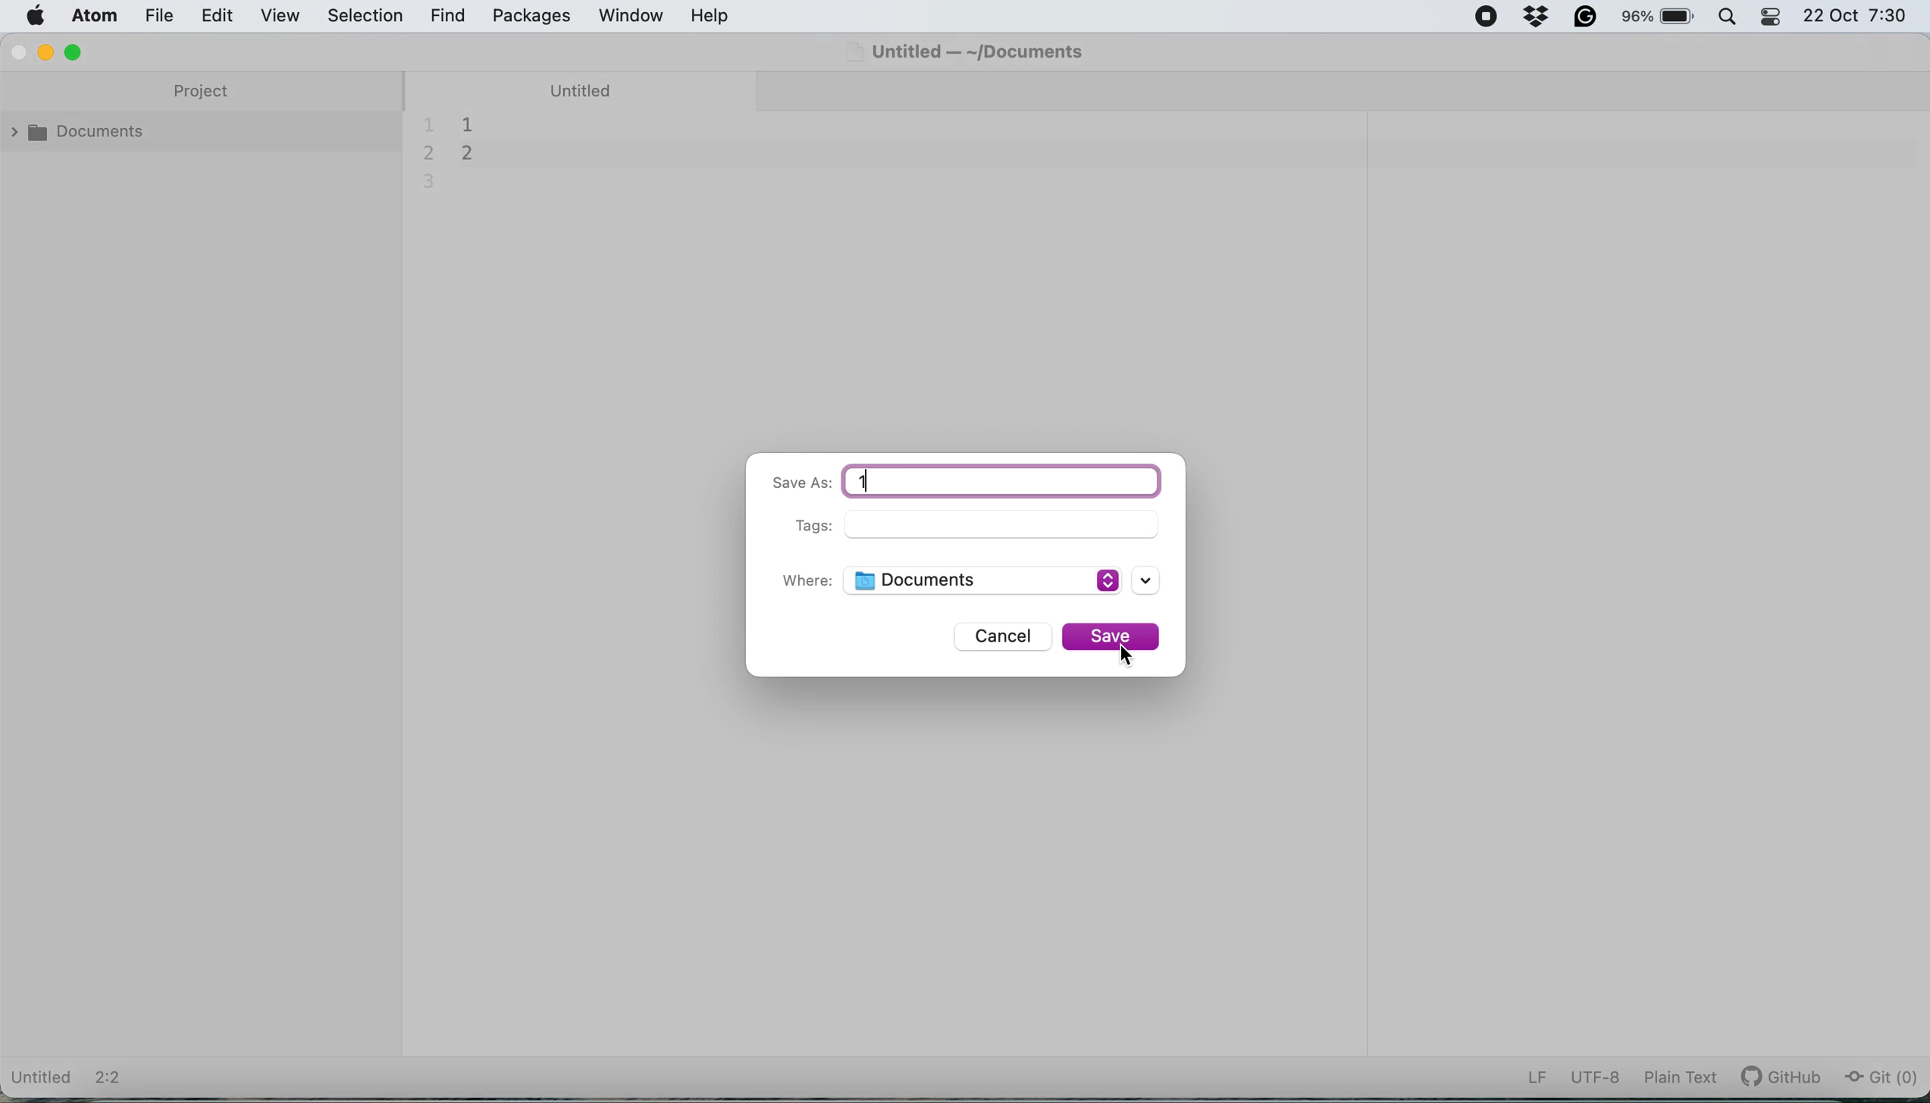 This screenshot has width=1930, height=1103. I want to click on tags, so click(1004, 524).